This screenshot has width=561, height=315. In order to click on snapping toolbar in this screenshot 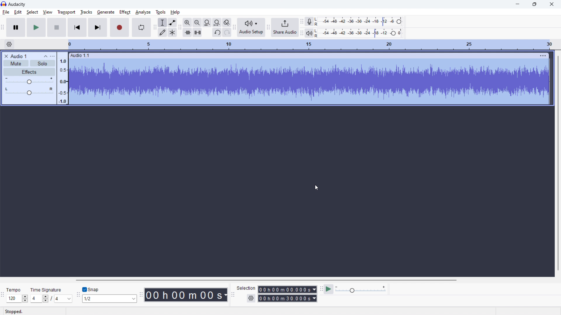, I will do `click(79, 295)`.